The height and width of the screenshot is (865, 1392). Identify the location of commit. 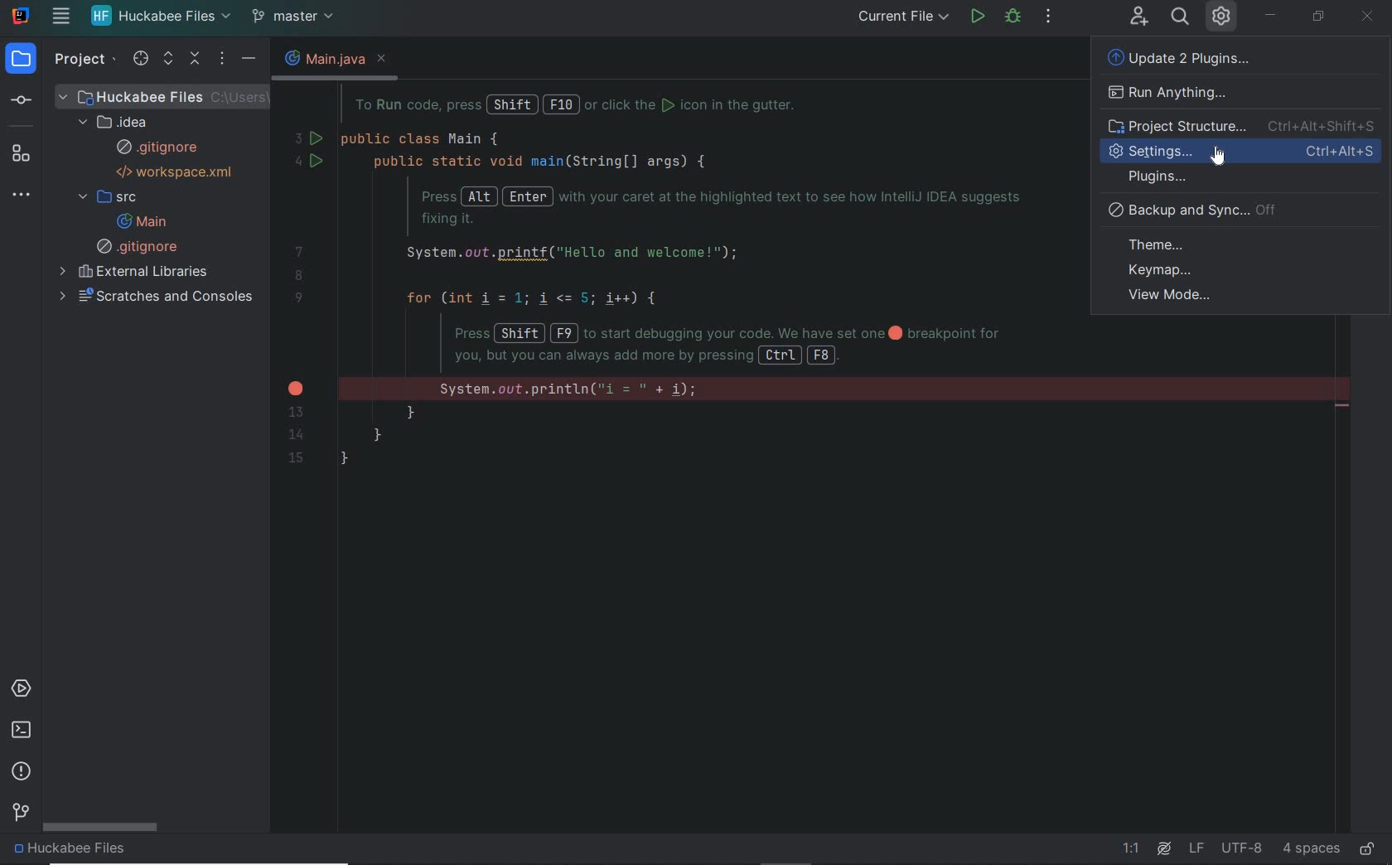
(30, 99).